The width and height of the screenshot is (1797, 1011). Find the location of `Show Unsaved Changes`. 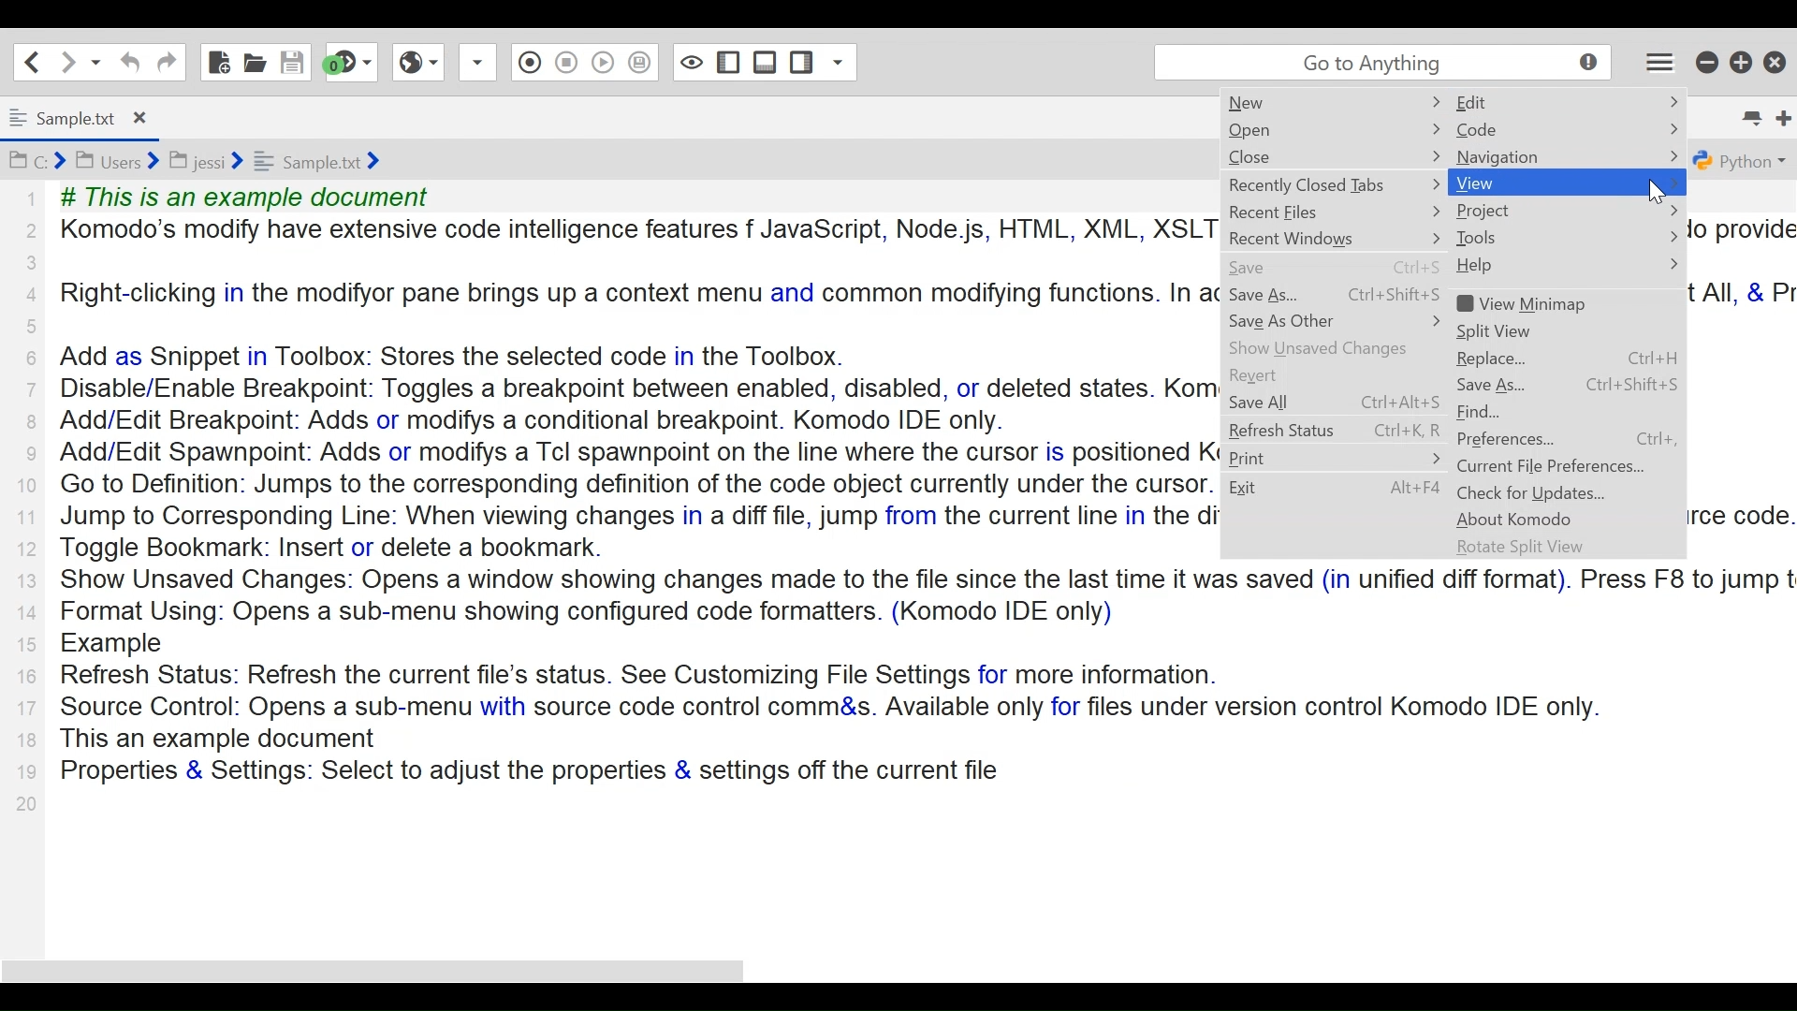

Show Unsaved Changes is located at coordinates (1333, 346).